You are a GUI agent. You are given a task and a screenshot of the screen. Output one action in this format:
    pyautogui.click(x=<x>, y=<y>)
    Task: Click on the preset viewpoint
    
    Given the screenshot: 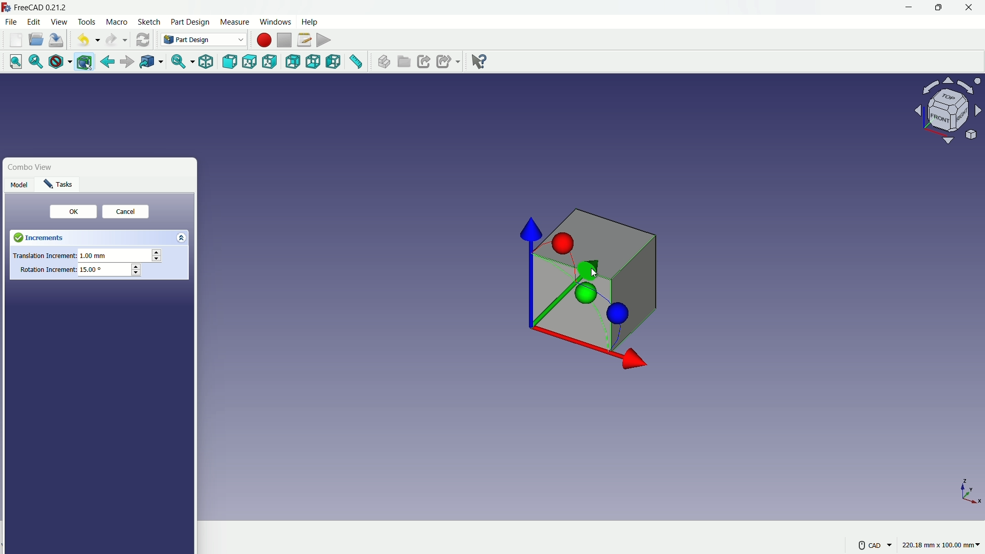 What is the action you would take?
    pyautogui.click(x=951, y=115)
    